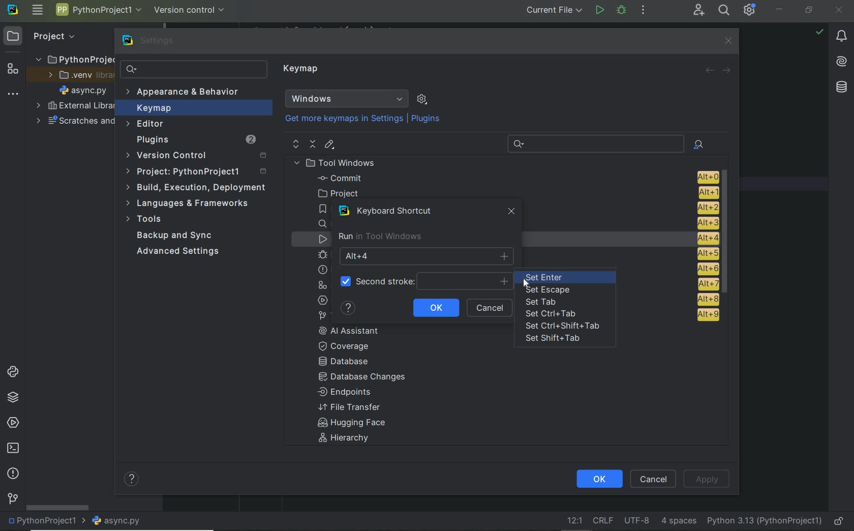 The width and height of the screenshot is (854, 531). Describe the element at coordinates (840, 9) in the screenshot. I see `close` at that location.